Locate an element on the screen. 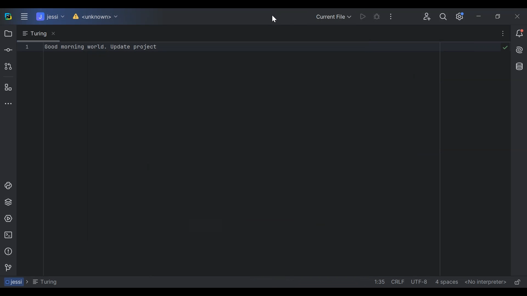 This screenshot has height=296, width=527. Turing is located at coordinates (44, 282).